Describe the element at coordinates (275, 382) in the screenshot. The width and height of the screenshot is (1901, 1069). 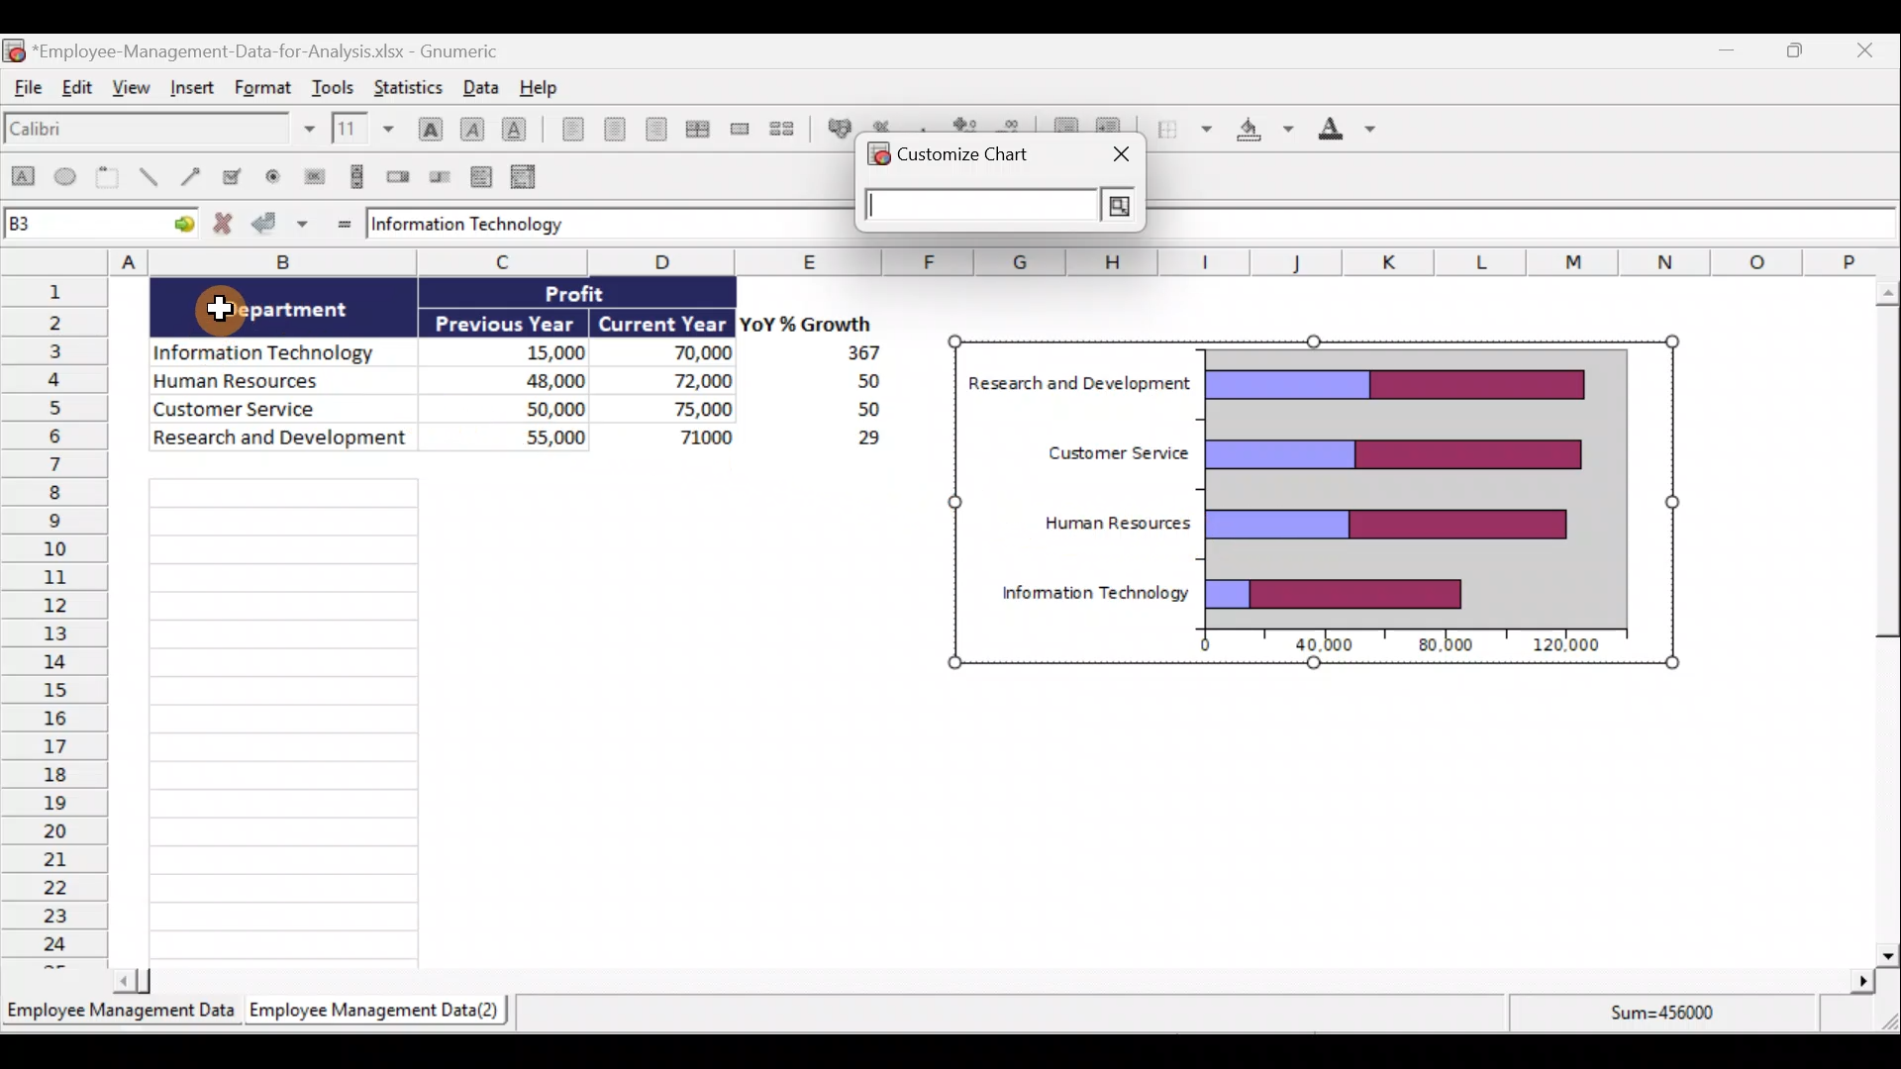
I see `Human Resources` at that location.